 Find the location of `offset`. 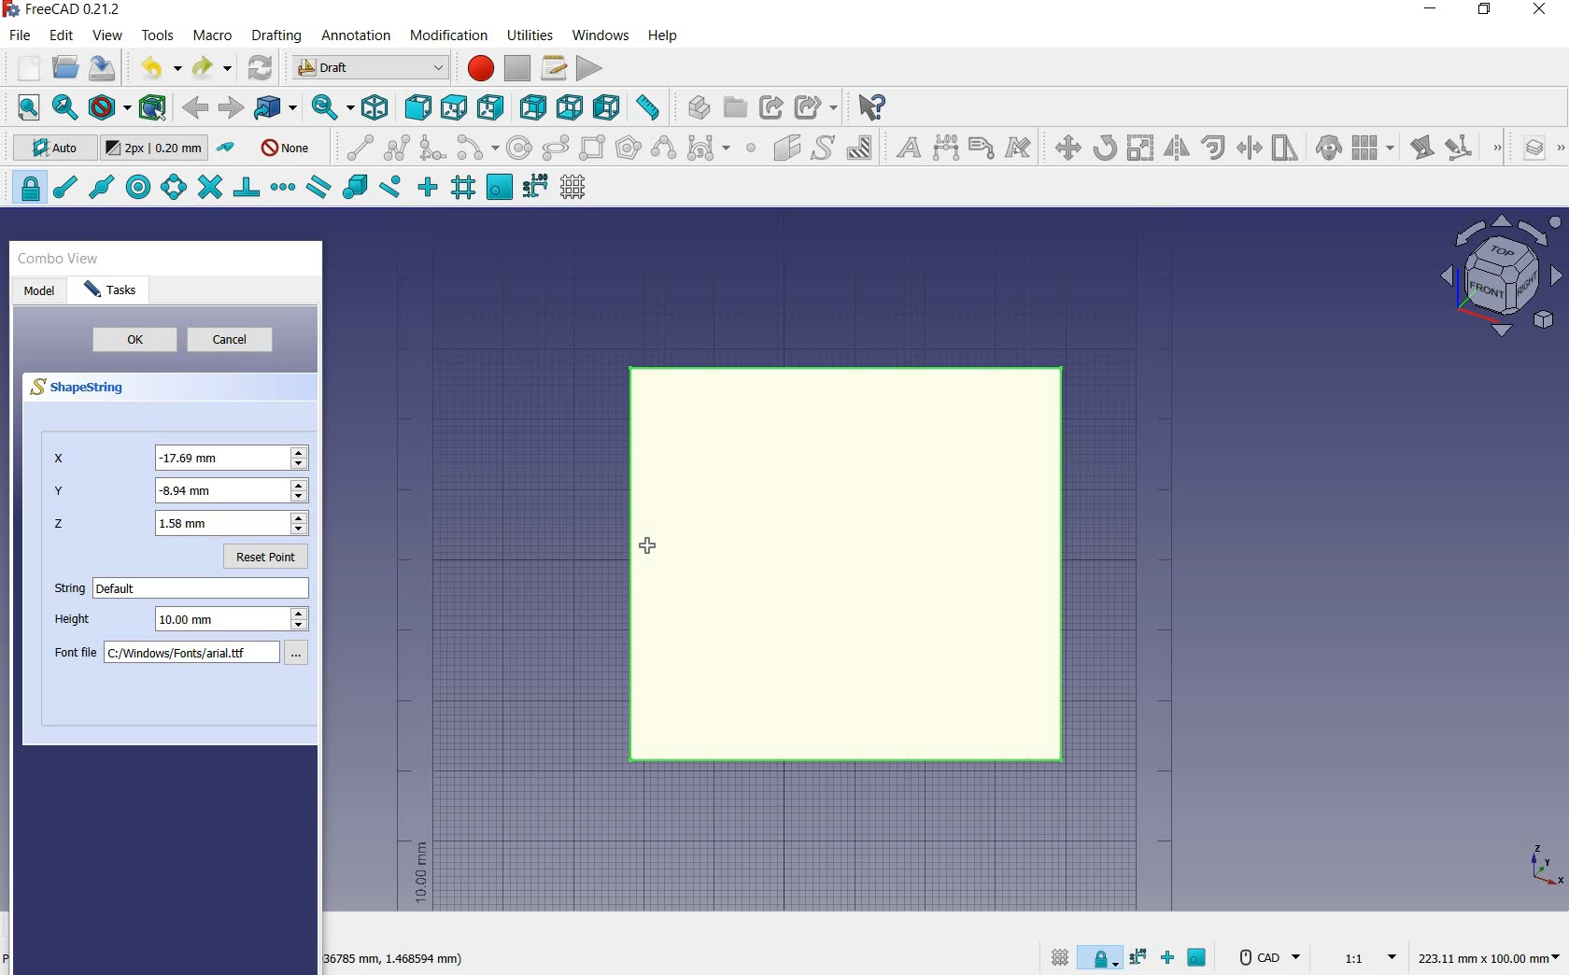

offset is located at coordinates (1214, 148).